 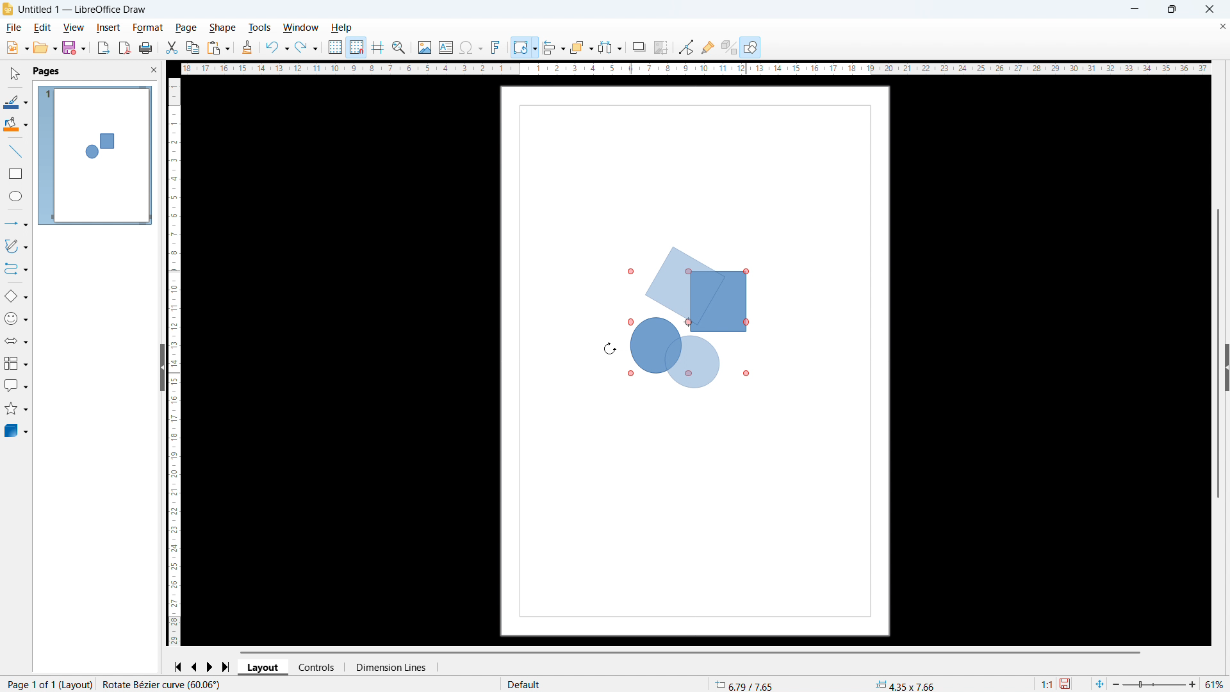 What do you see at coordinates (446, 47) in the screenshot?
I see `Insert text box ` at bounding box center [446, 47].